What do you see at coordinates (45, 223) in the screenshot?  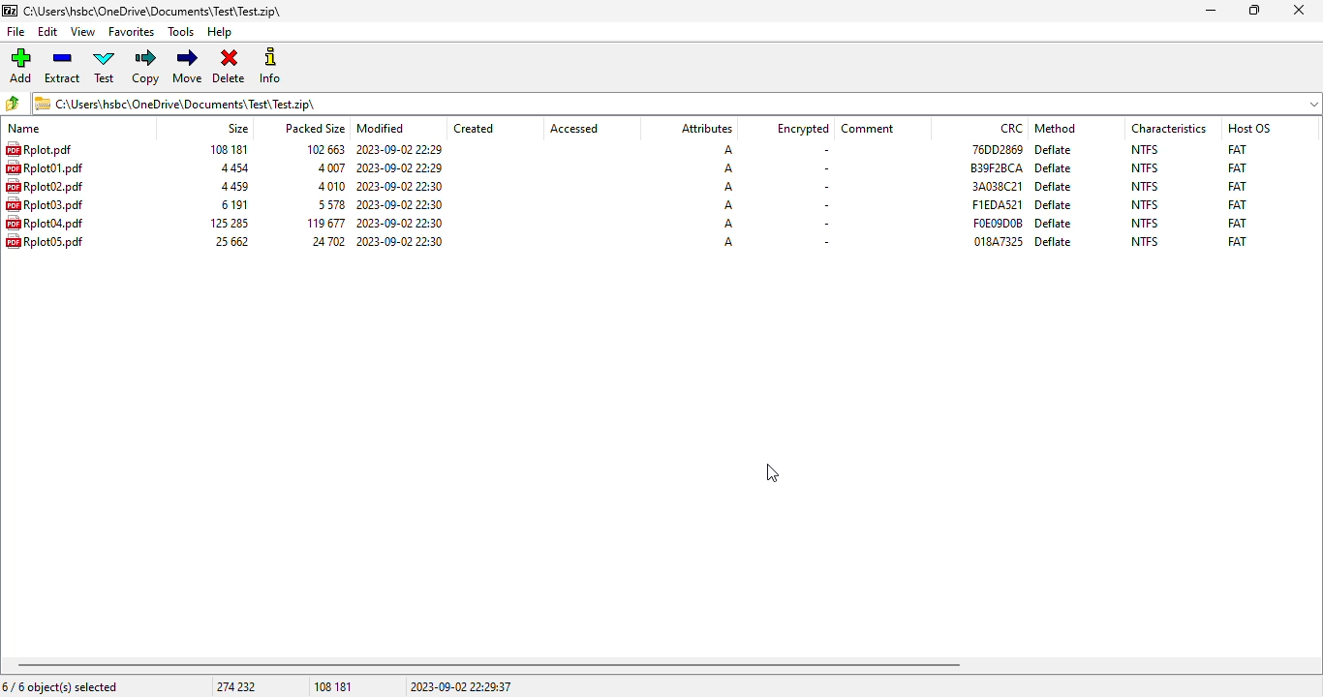 I see `file` at bounding box center [45, 223].